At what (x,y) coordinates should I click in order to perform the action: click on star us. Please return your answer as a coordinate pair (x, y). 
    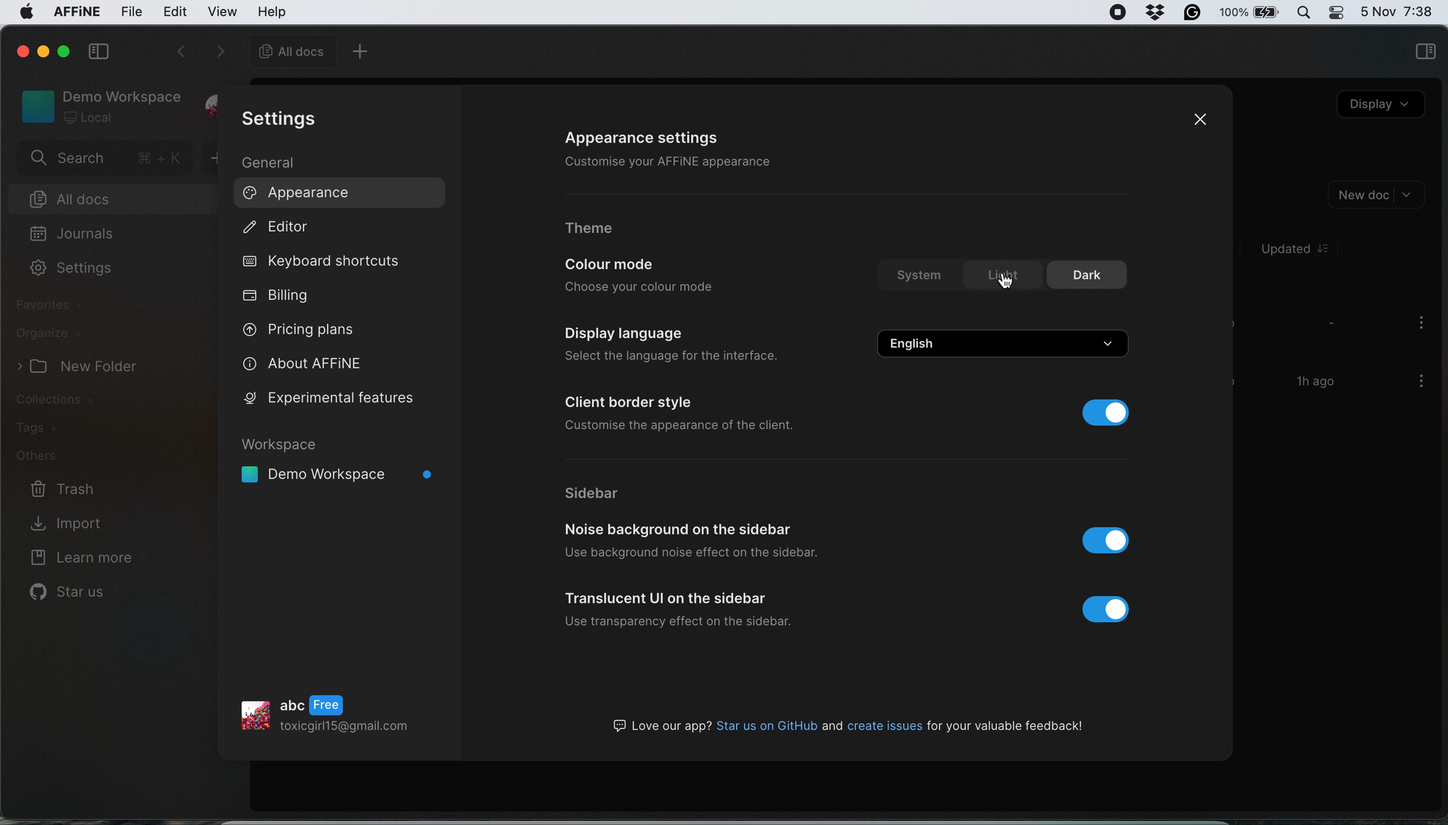
    Looking at the image, I should click on (70, 595).